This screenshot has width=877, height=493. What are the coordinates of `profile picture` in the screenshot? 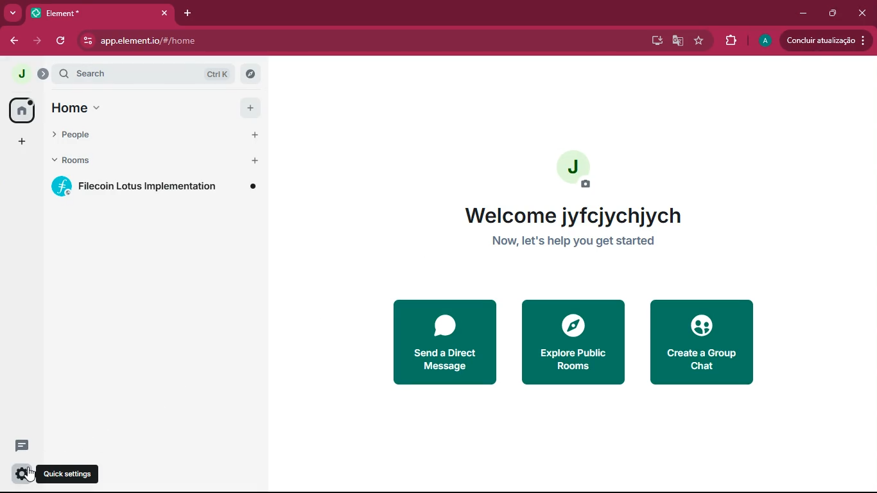 It's located at (575, 171).